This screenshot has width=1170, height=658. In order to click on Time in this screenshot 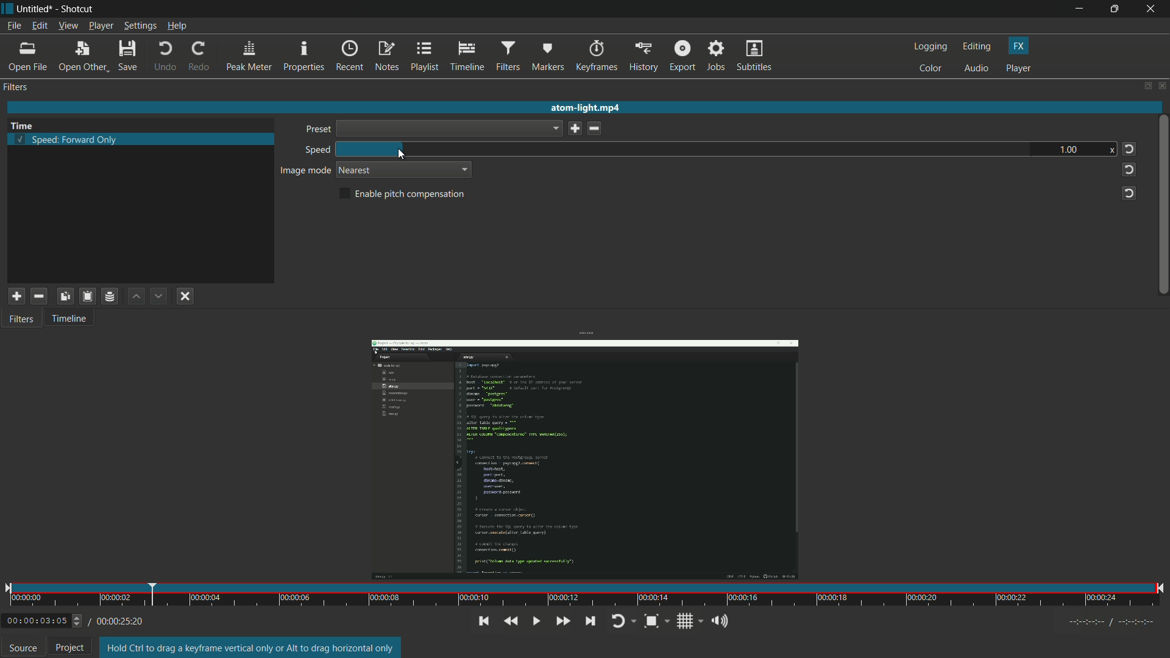, I will do `click(28, 124)`.